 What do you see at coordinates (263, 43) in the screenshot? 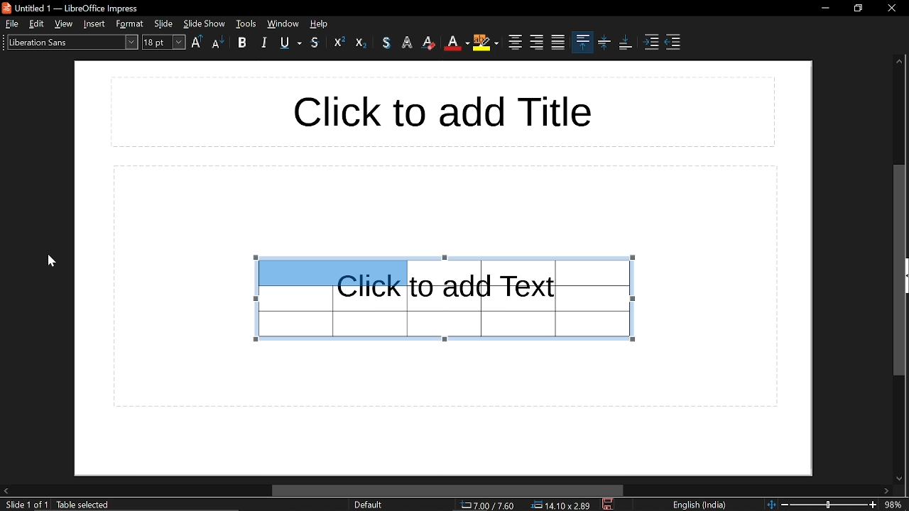
I see `italic` at bounding box center [263, 43].